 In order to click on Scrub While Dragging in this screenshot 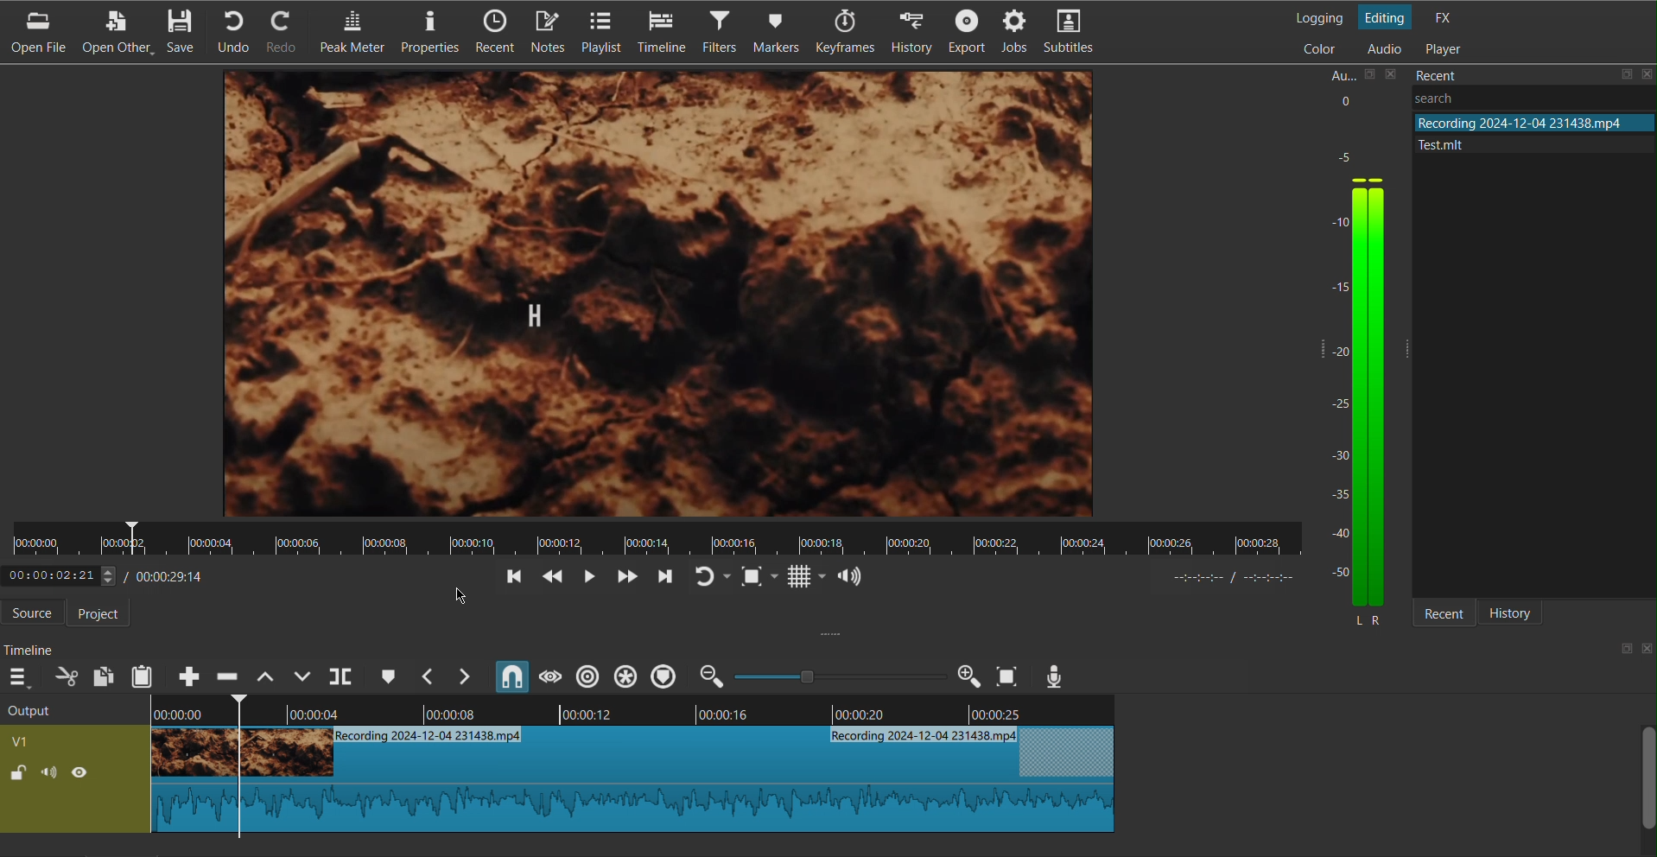, I will do `click(548, 676)`.